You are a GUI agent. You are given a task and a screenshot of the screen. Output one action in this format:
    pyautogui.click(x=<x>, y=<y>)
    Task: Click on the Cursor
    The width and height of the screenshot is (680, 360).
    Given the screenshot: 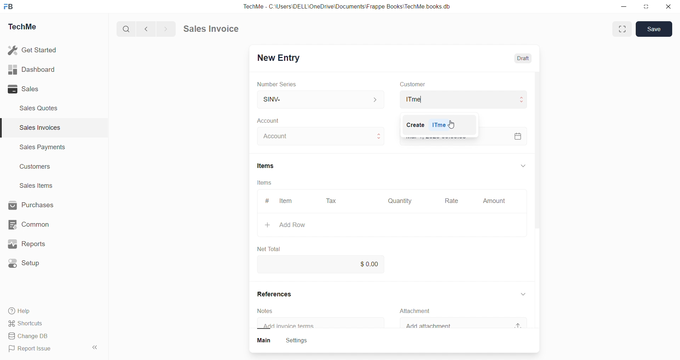 What is the action you would take?
    pyautogui.click(x=454, y=124)
    